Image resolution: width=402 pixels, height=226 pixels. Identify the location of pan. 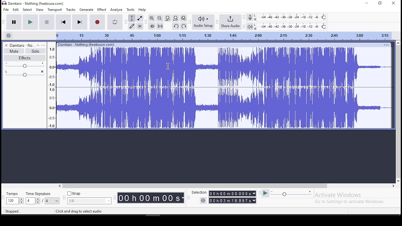
(24, 73).